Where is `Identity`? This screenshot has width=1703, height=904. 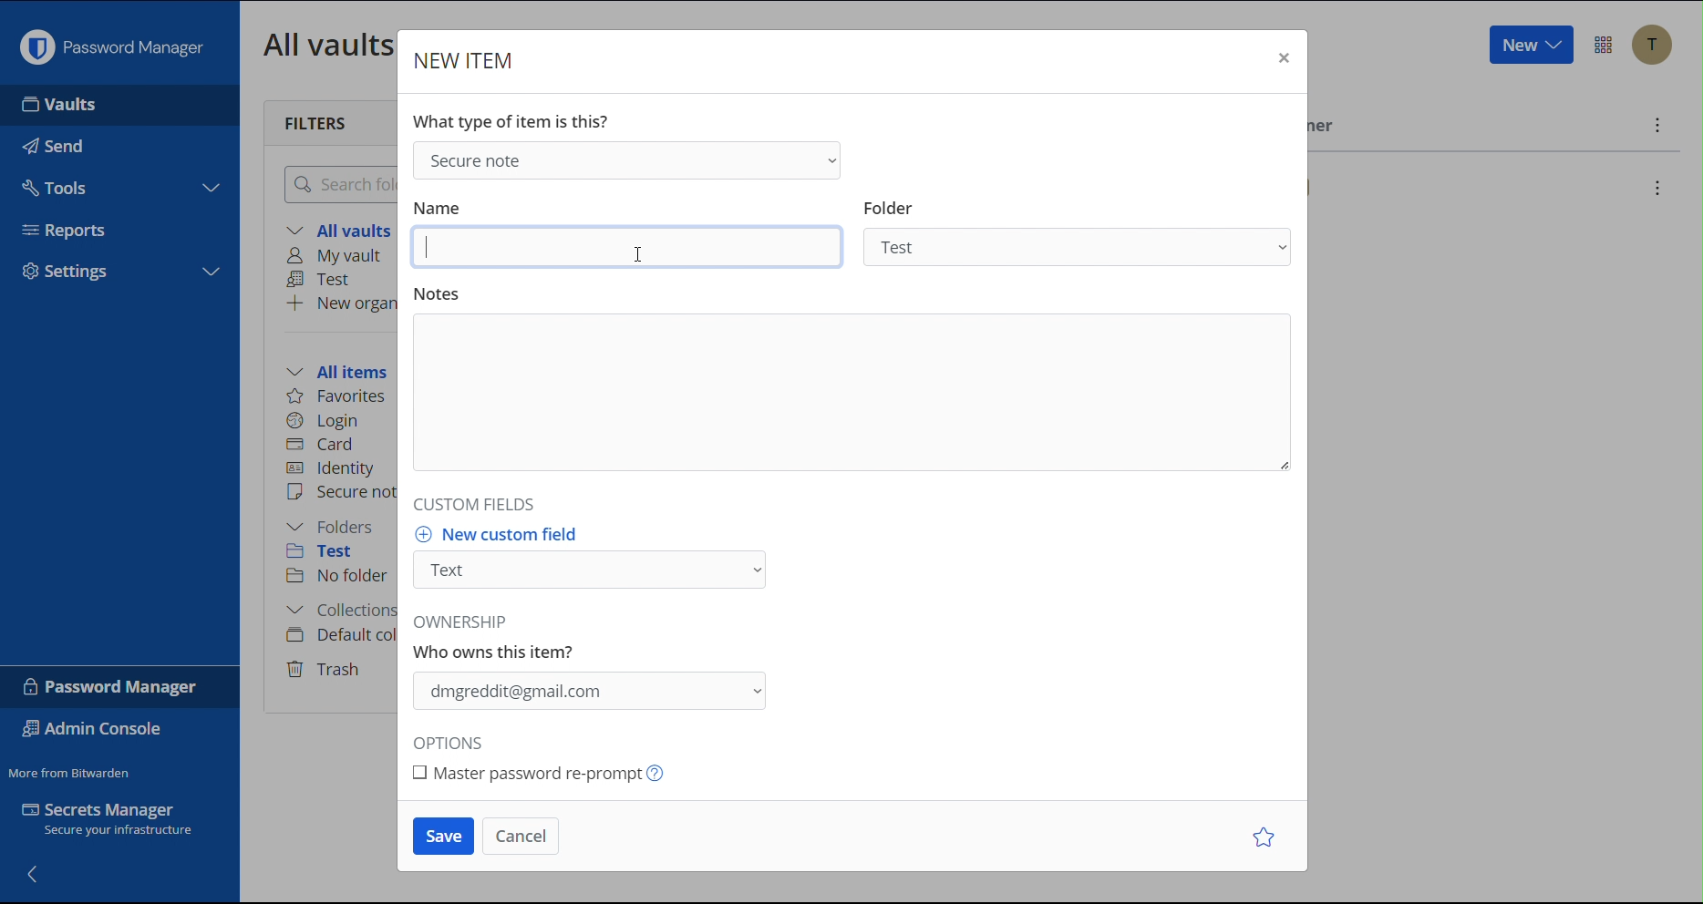
Identity is located at coordinates (333, 468).